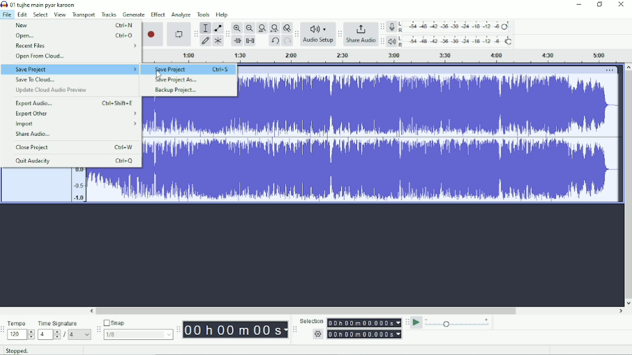 The width and height of the screenshot is (632, 355). Describe the element at coordinates (38, 80) in the screenshot. I see `Save To Cloud` at that location.